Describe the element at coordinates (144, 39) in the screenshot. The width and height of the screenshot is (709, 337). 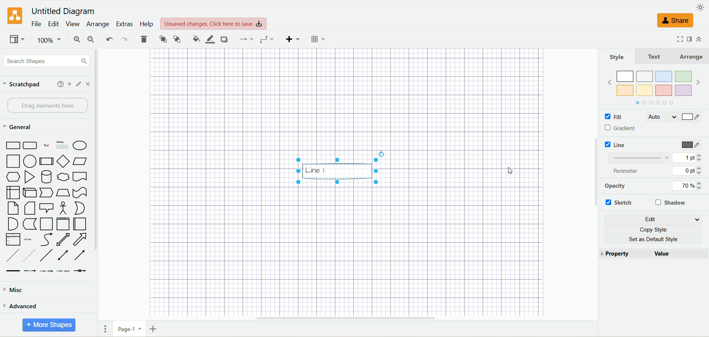
I see `delete` at that location.